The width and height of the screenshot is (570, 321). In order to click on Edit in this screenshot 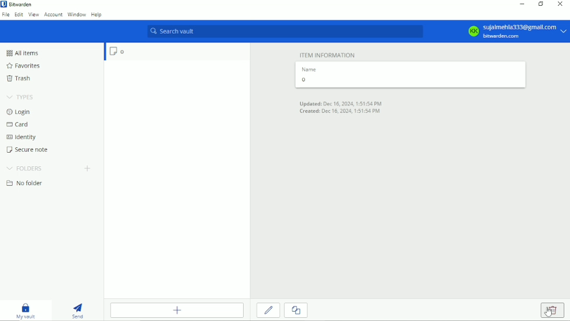, I will do `click(268, 311)`.